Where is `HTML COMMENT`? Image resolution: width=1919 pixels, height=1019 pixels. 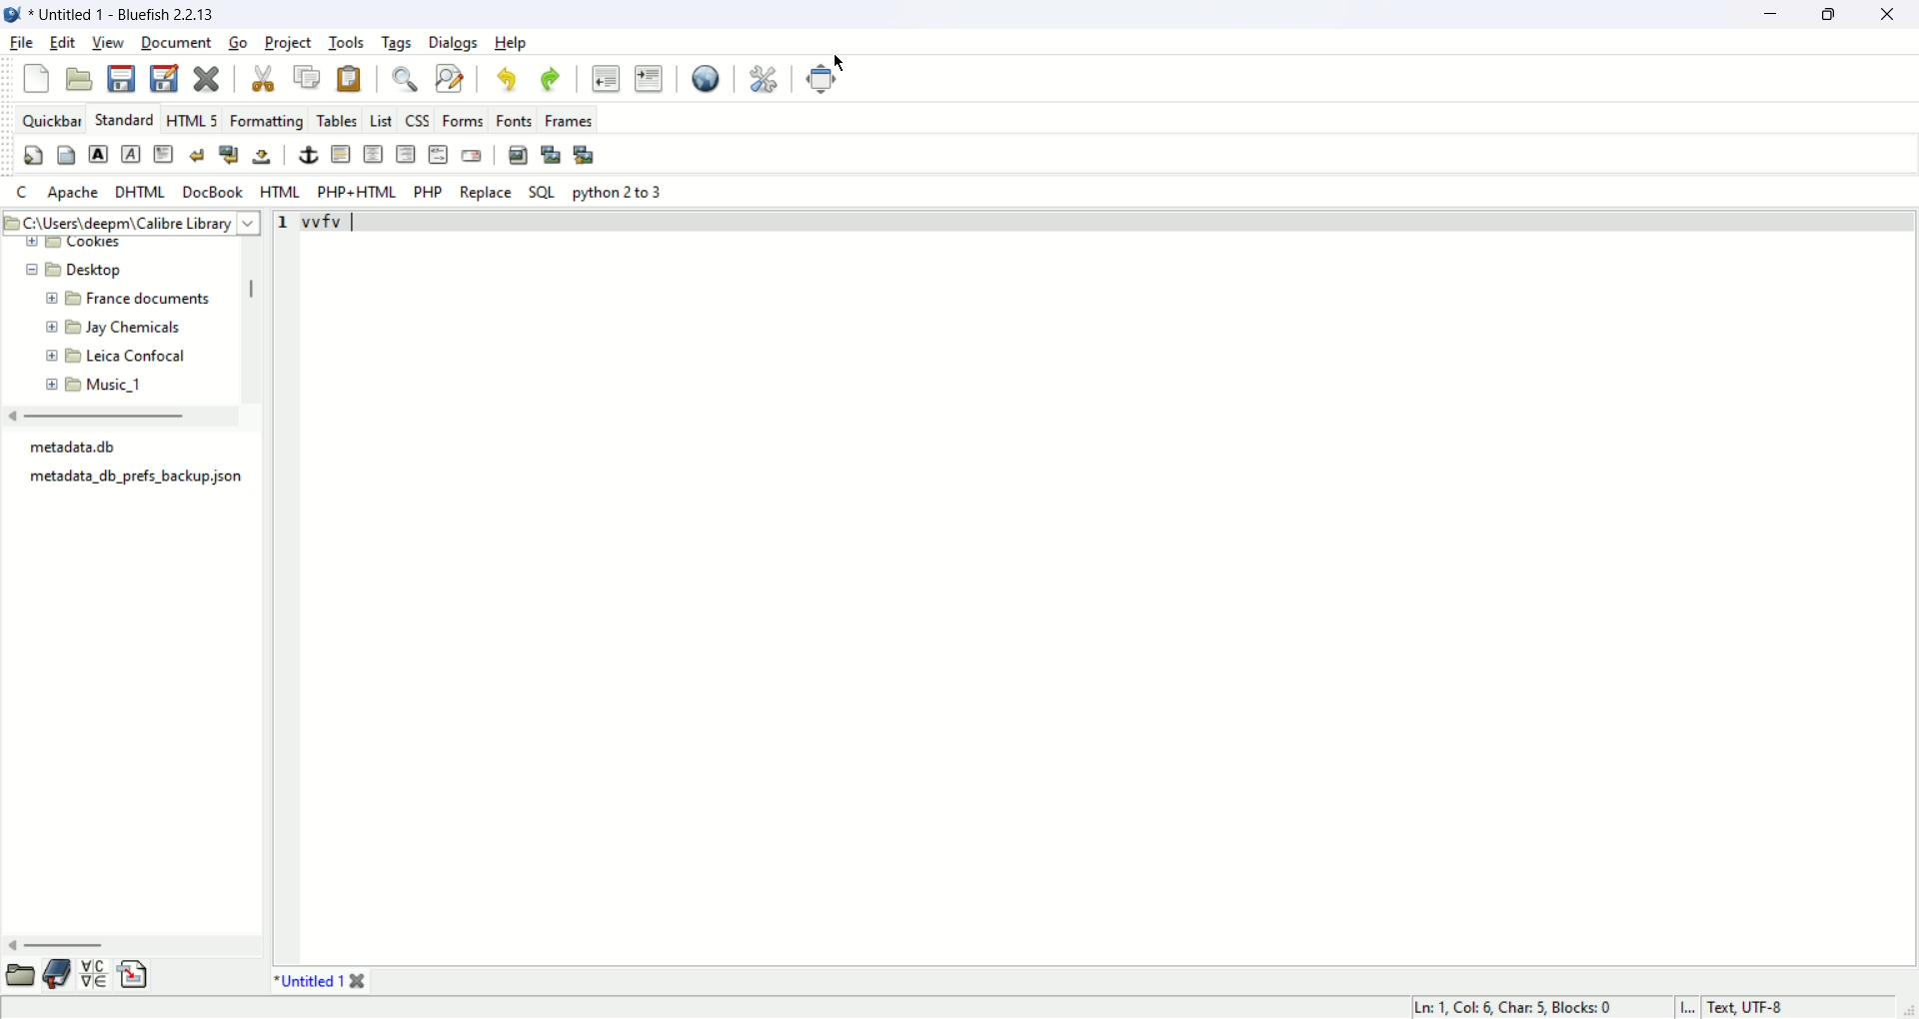
HTML COMMENT is located at coordinates (436, 153).